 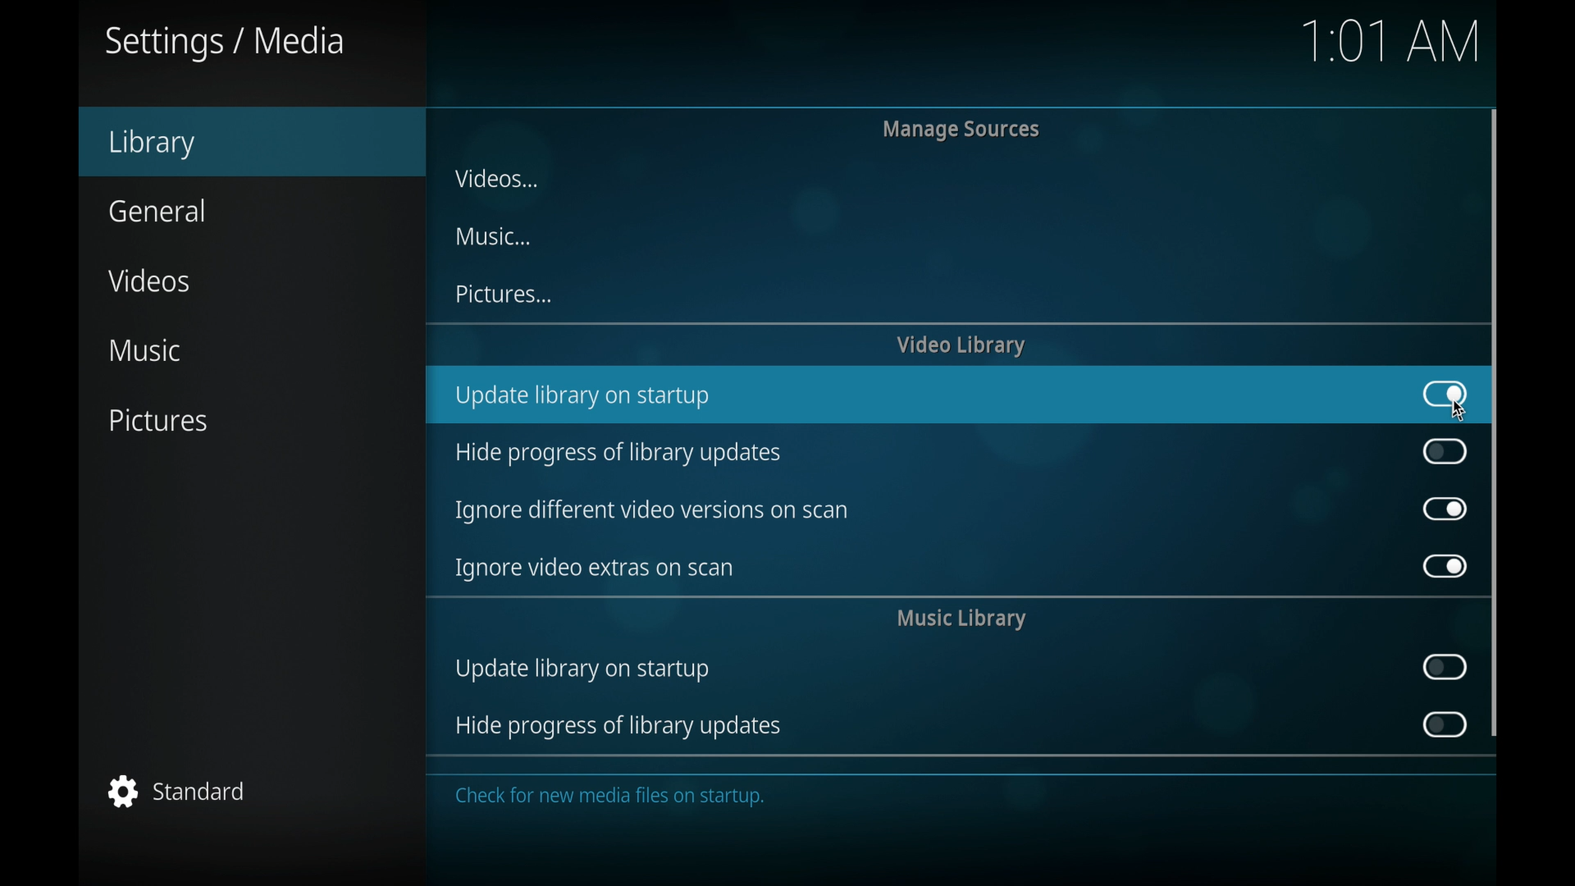 I want to click on general, so click(x=157, y=210).